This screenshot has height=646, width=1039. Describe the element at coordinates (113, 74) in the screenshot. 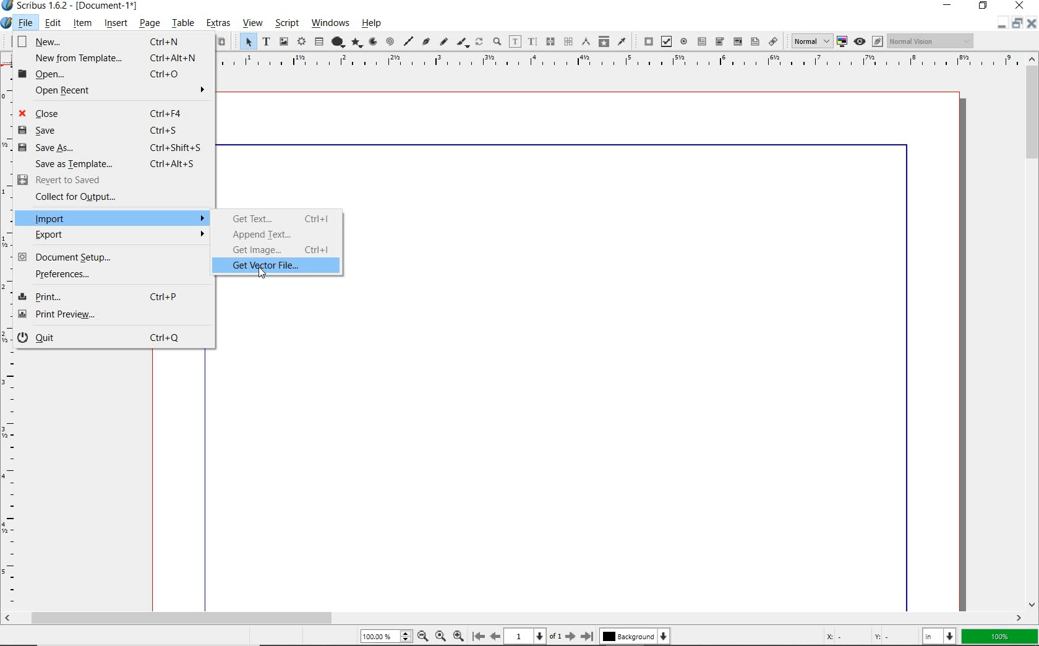

I see `Open... Ctrl+O` at that location.